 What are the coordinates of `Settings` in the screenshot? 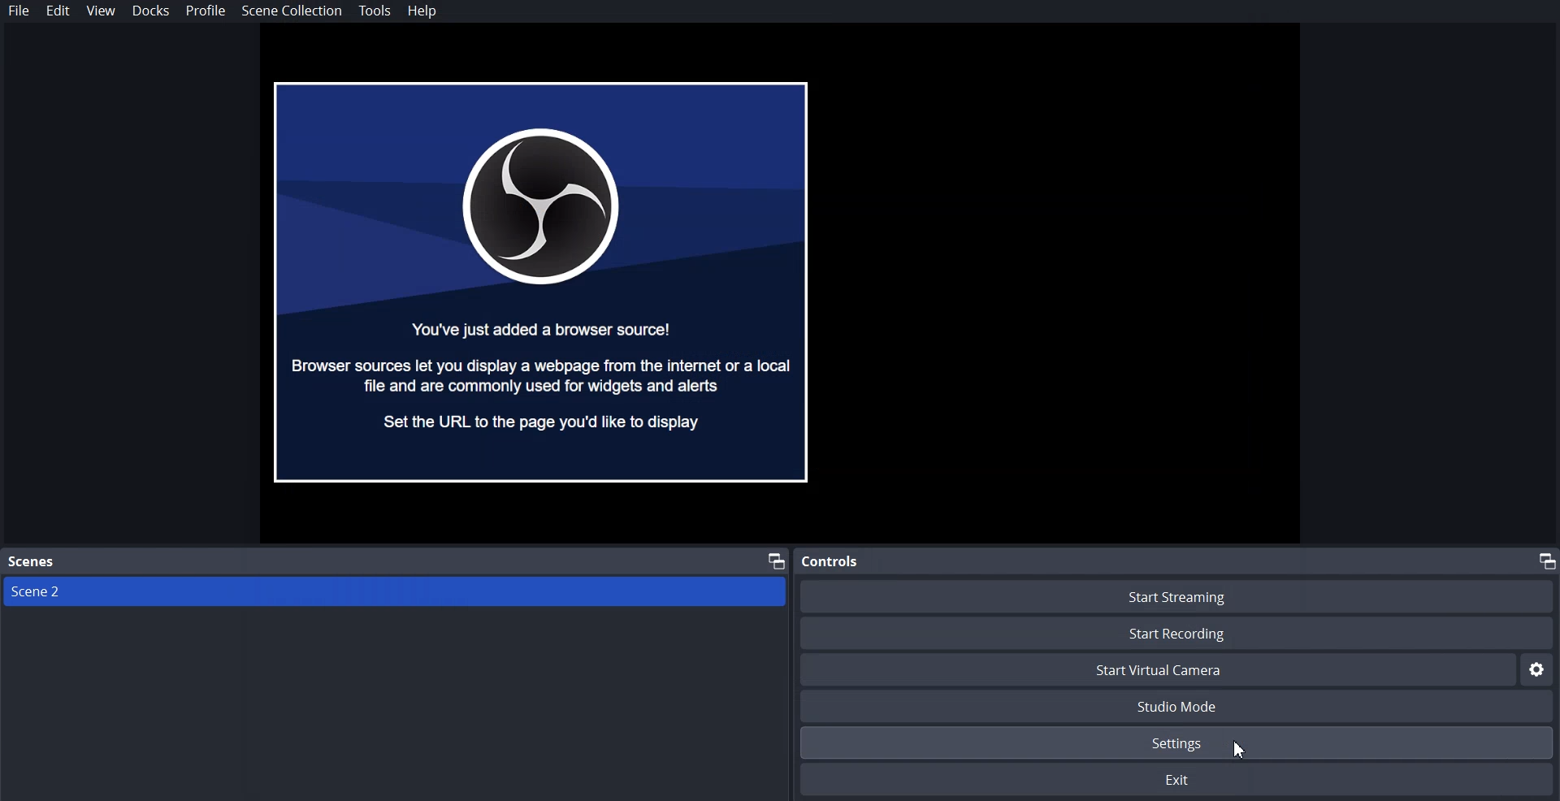 It's located at (1179, 743).